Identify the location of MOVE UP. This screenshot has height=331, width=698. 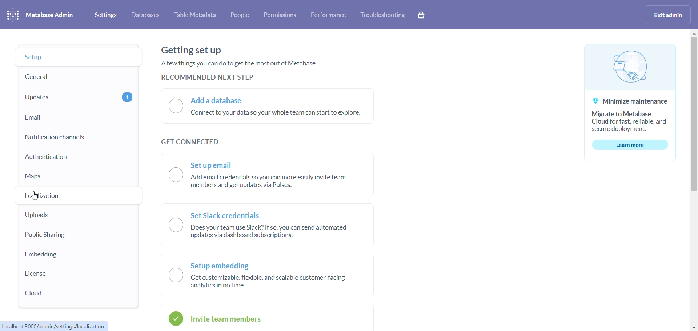
(694, 35).